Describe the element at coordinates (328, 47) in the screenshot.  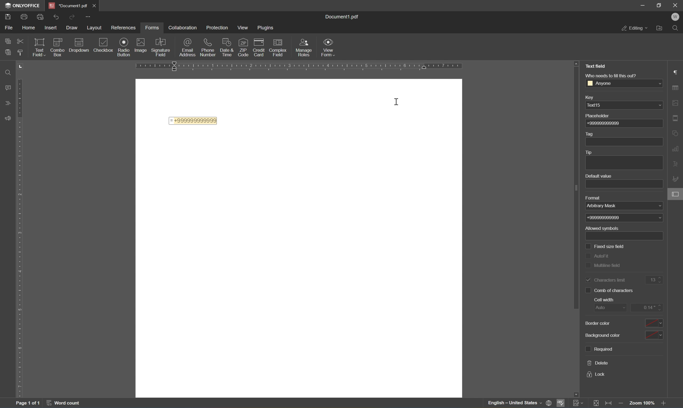
I see `view form` at that location.